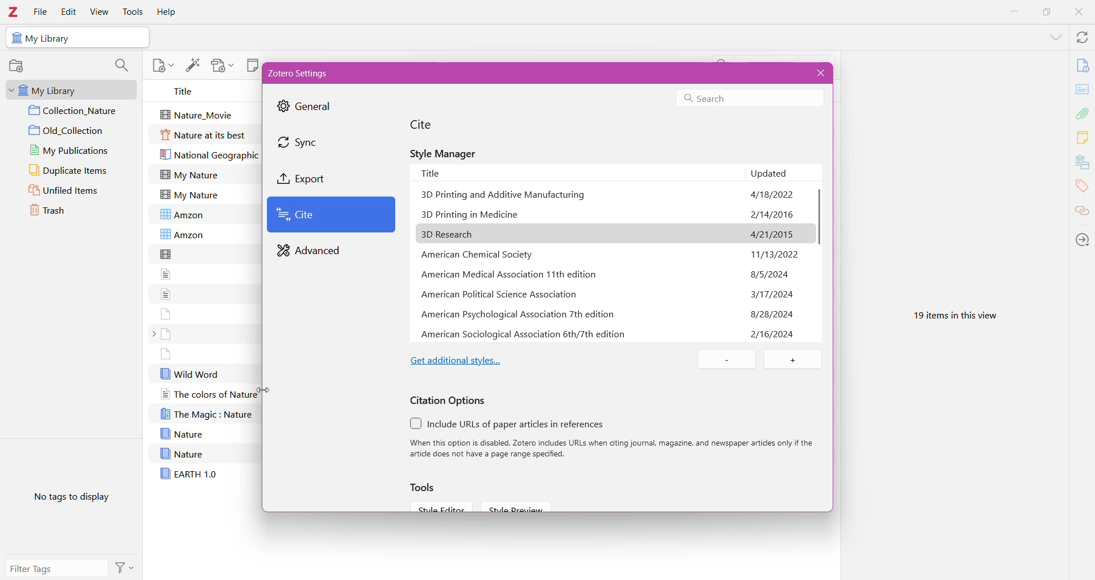 This screenshot has height=580, width=1095. I want to click on Tools, so click(426, 488).